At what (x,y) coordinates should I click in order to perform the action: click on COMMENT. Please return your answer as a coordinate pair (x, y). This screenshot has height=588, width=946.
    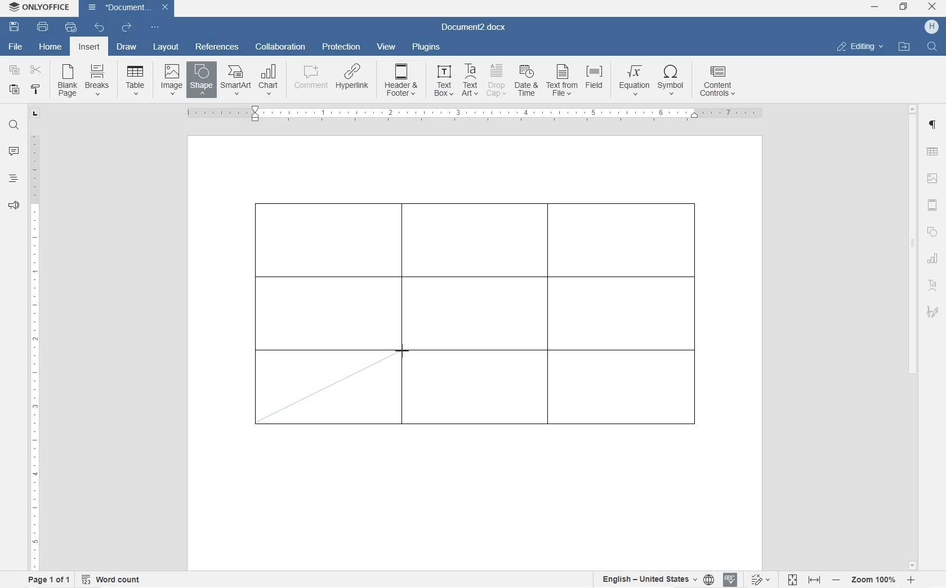
    Looking at the image, I should click on (310, 81).